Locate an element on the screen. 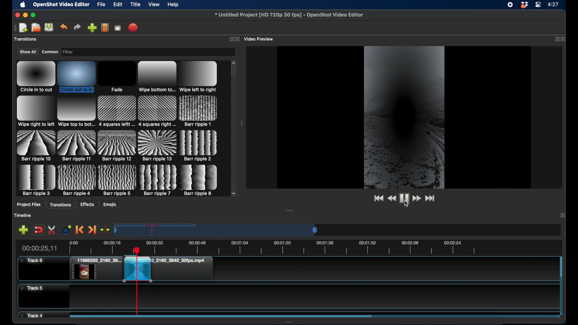 The height and width of the screenshot is (325, 578). maximize is located at coordinates (33, 15).